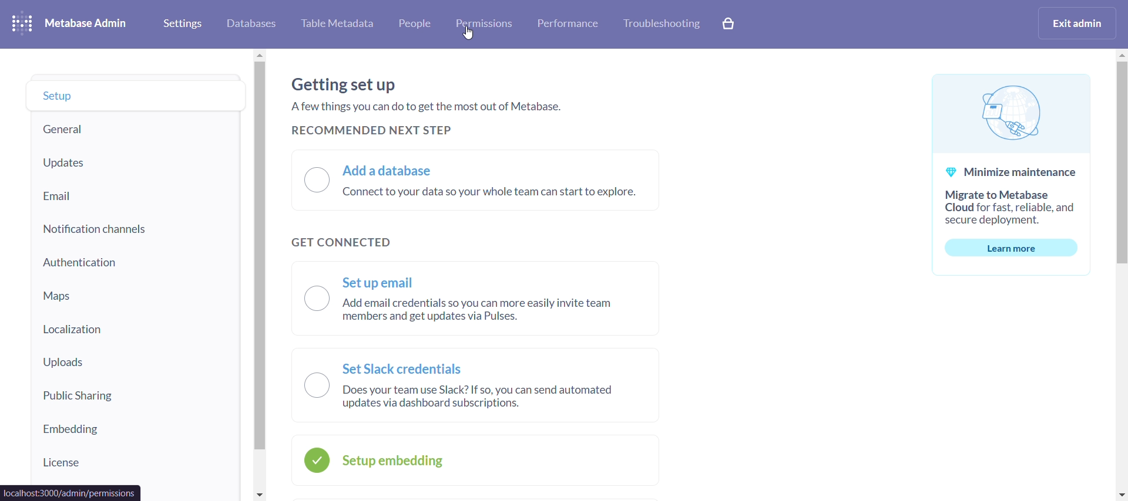  Describe the element at coordinates (87, 24) in the screenshot. I see `metbase admin` at that location.